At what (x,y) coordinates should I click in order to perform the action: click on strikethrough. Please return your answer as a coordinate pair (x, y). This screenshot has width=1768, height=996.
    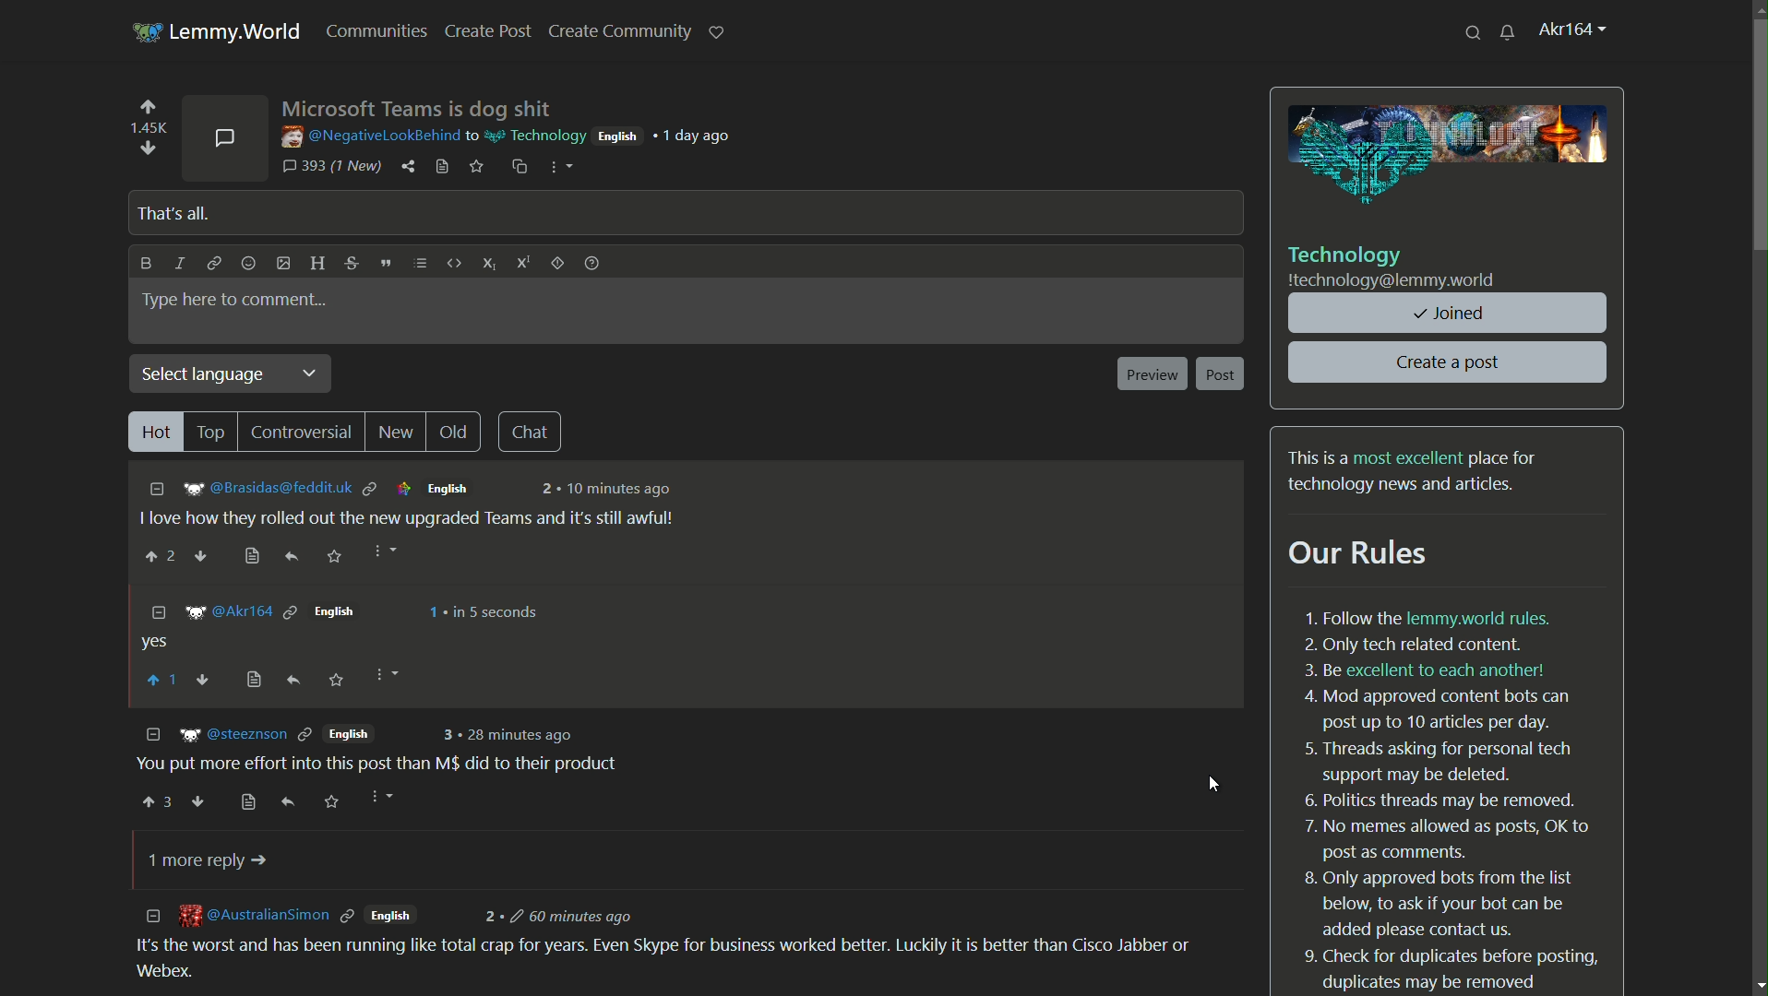
    Looking at the image, I should click on (351, 264).